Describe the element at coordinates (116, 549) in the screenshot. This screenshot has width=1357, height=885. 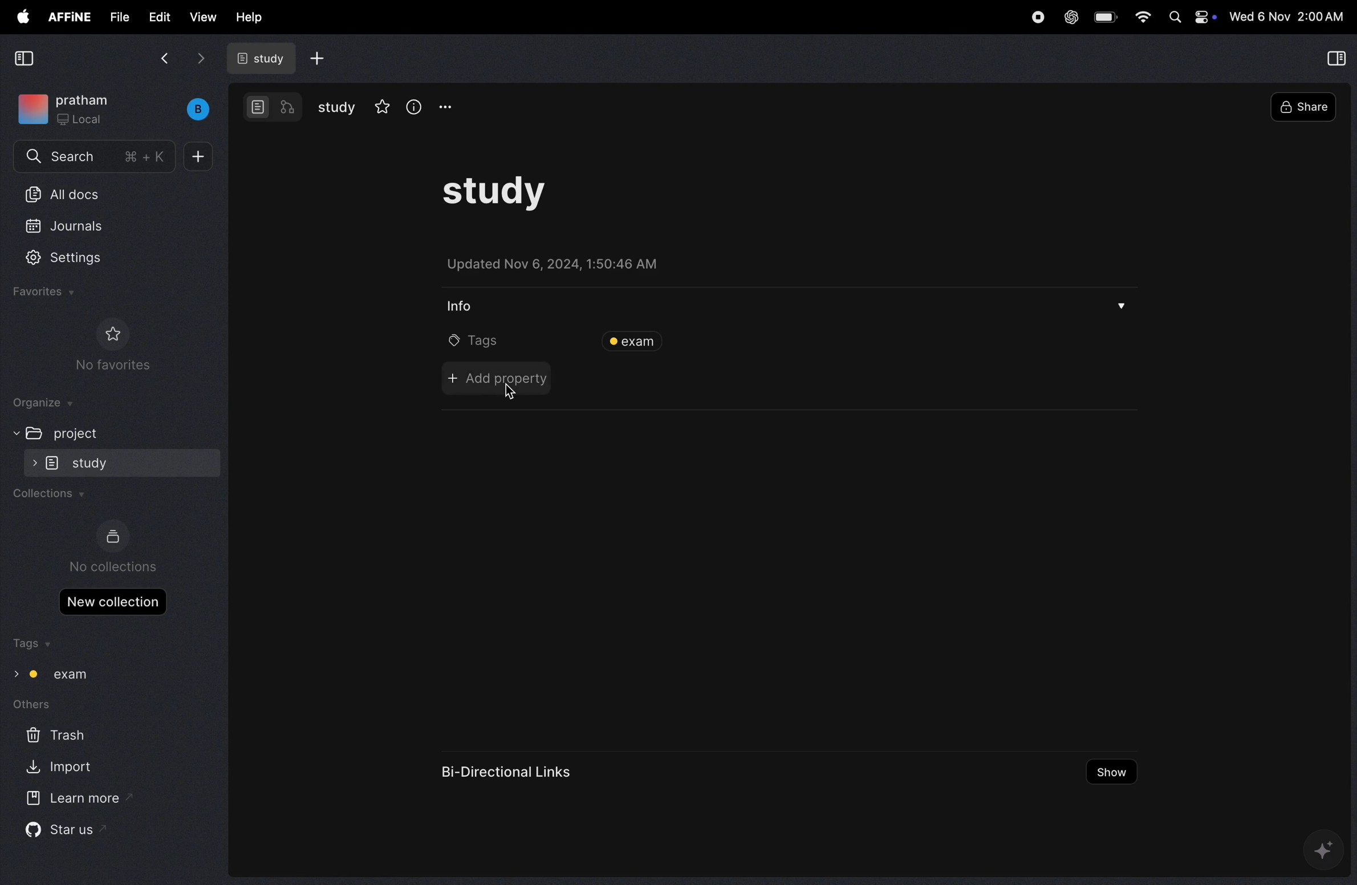
I see `no collections` at that location.